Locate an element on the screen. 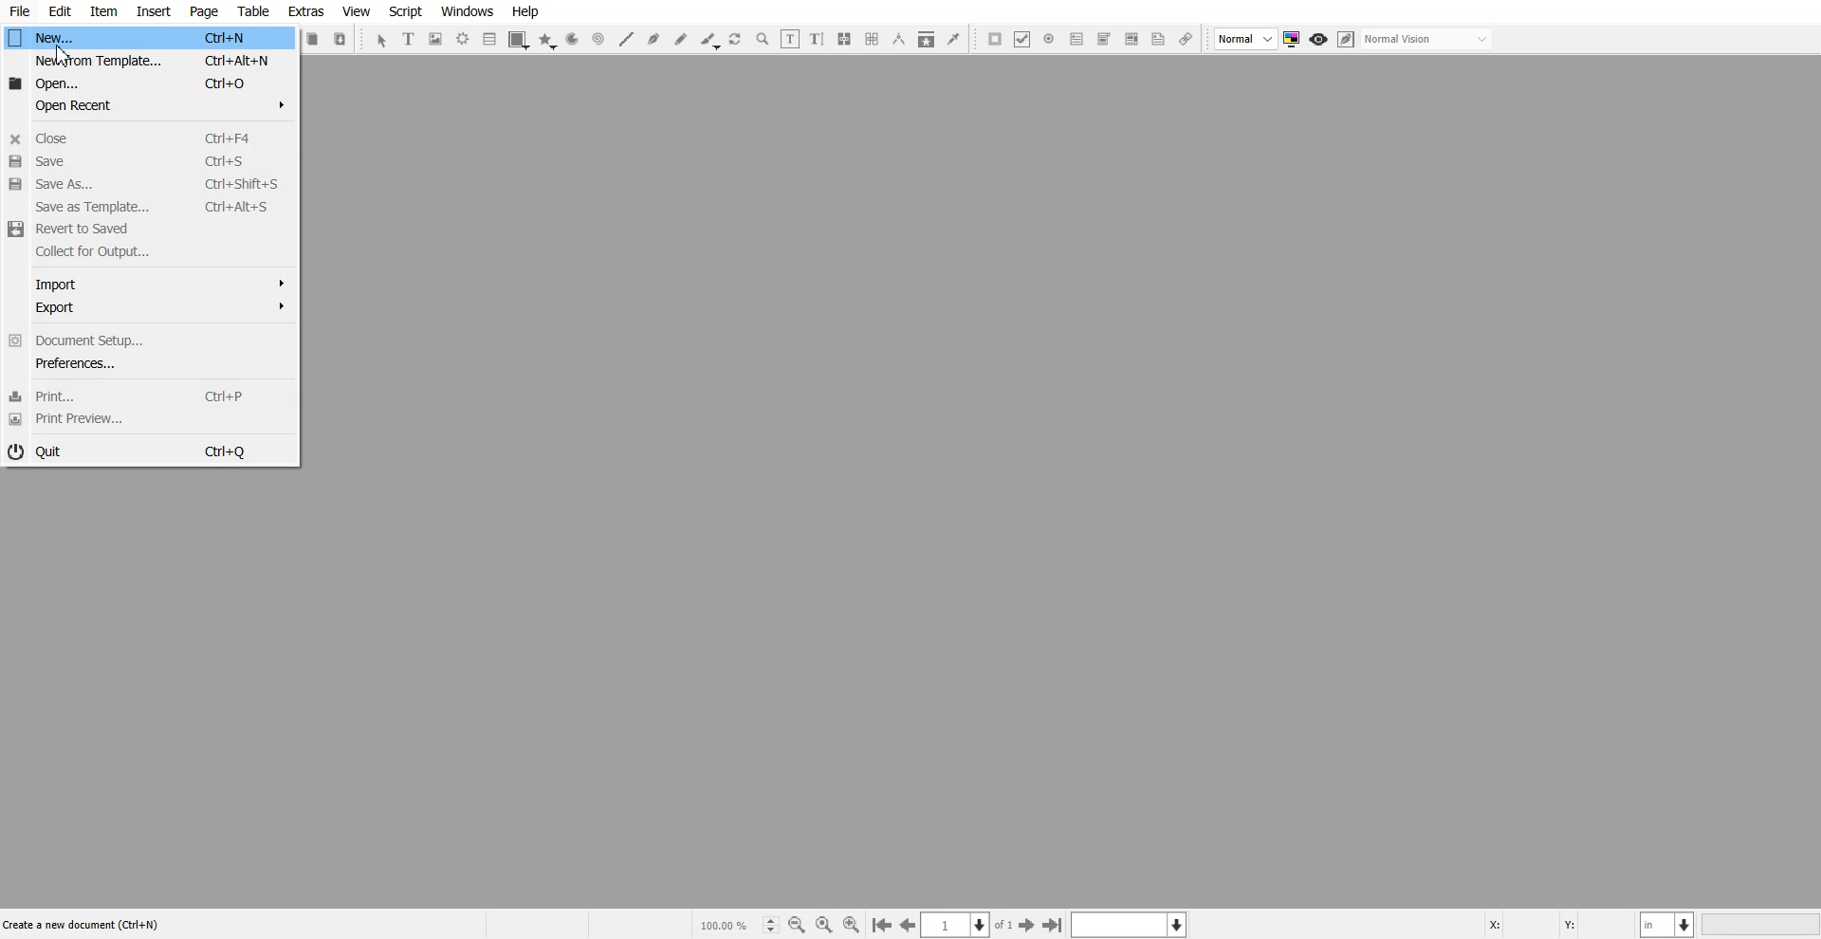  Save is located at coordinates (147, 160).